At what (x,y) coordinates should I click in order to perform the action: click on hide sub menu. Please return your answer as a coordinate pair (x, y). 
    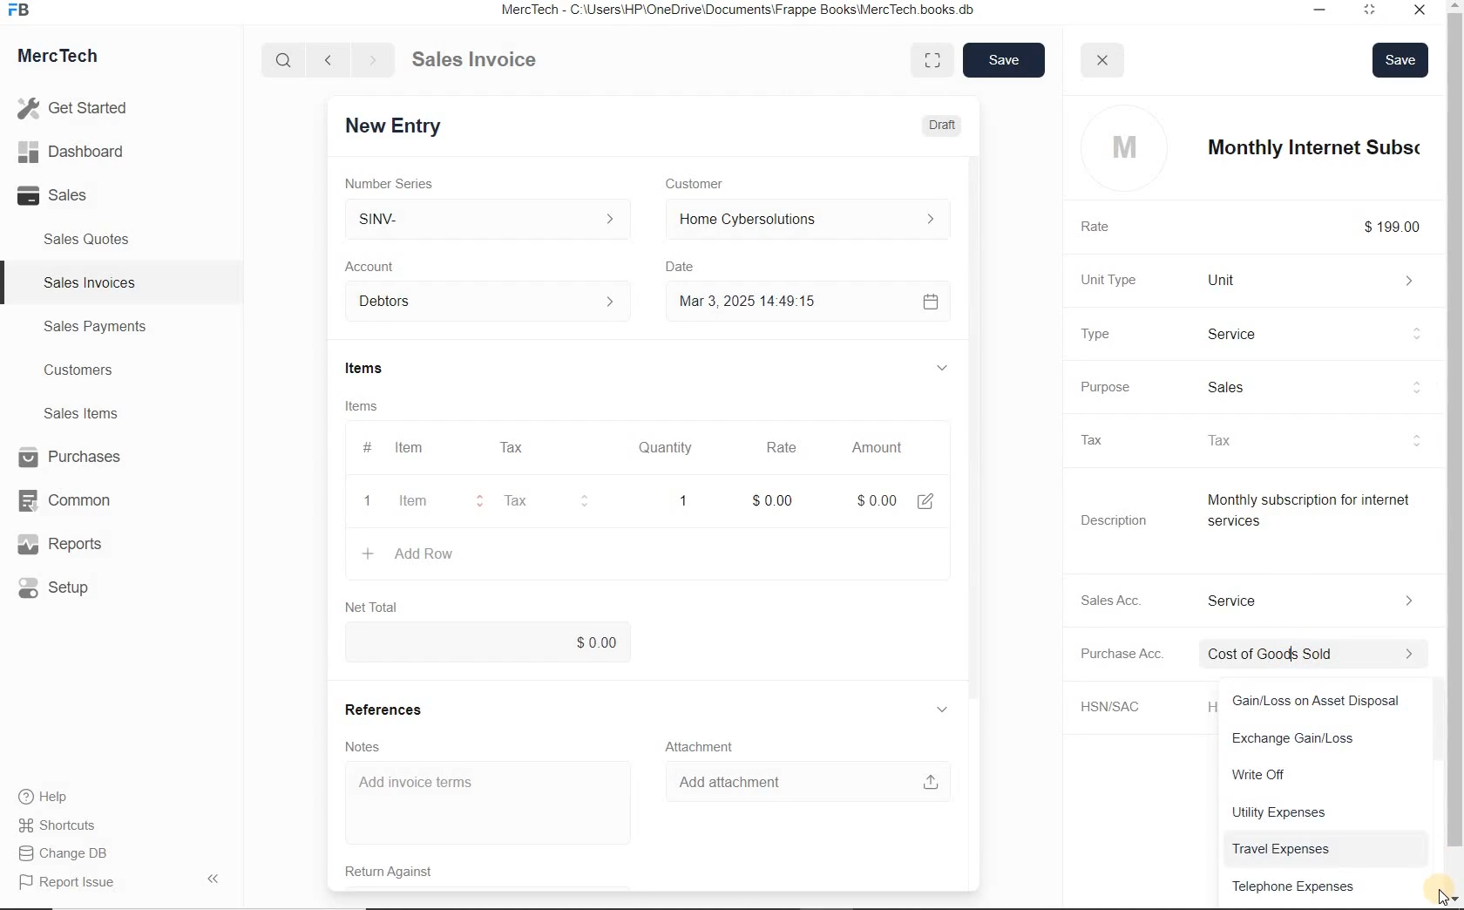
    Looking at the image, I should click on (951, 369).